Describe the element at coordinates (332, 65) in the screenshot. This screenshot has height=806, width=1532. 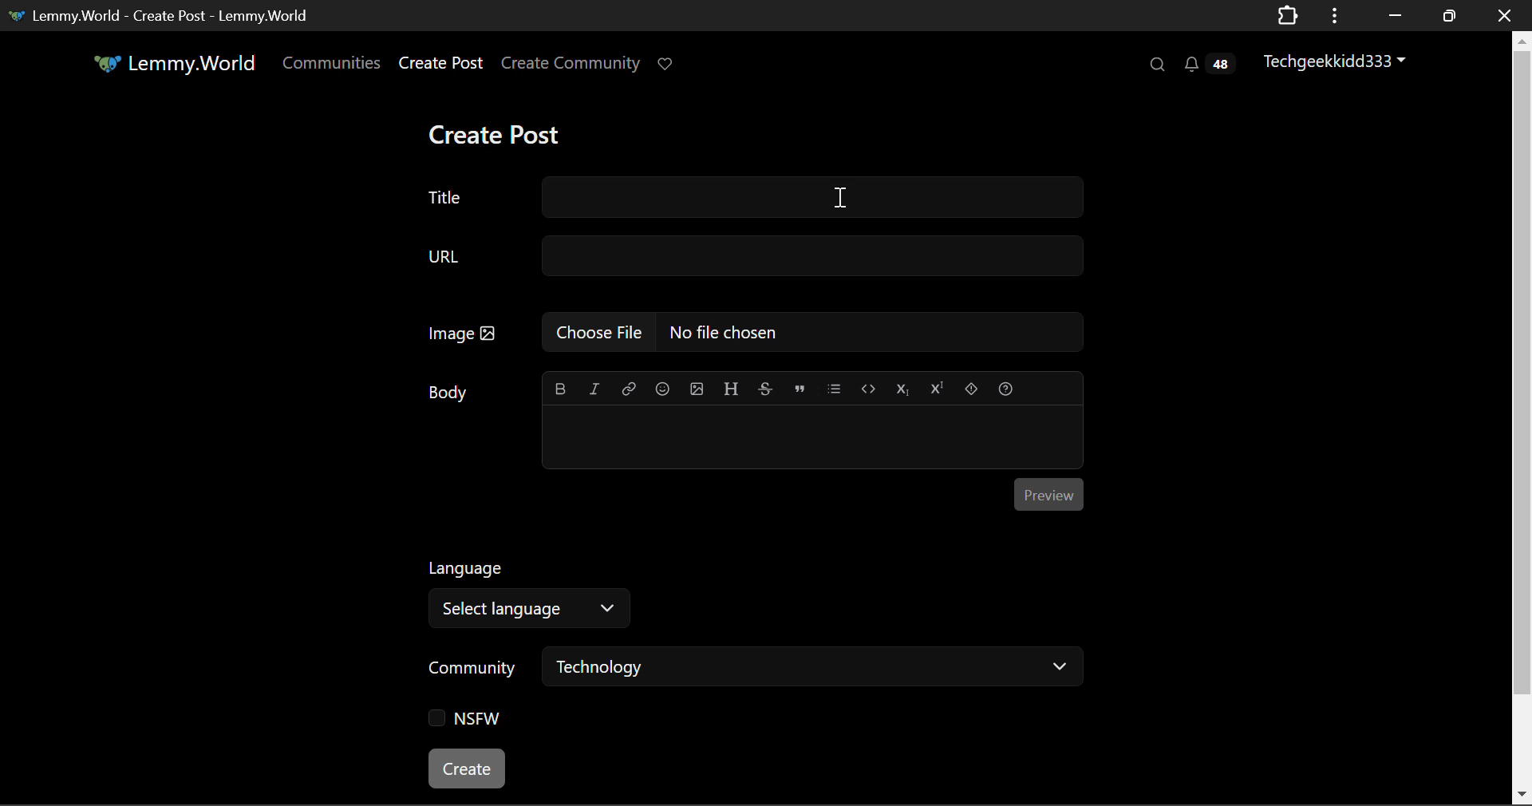
I see `Communities` at that location.